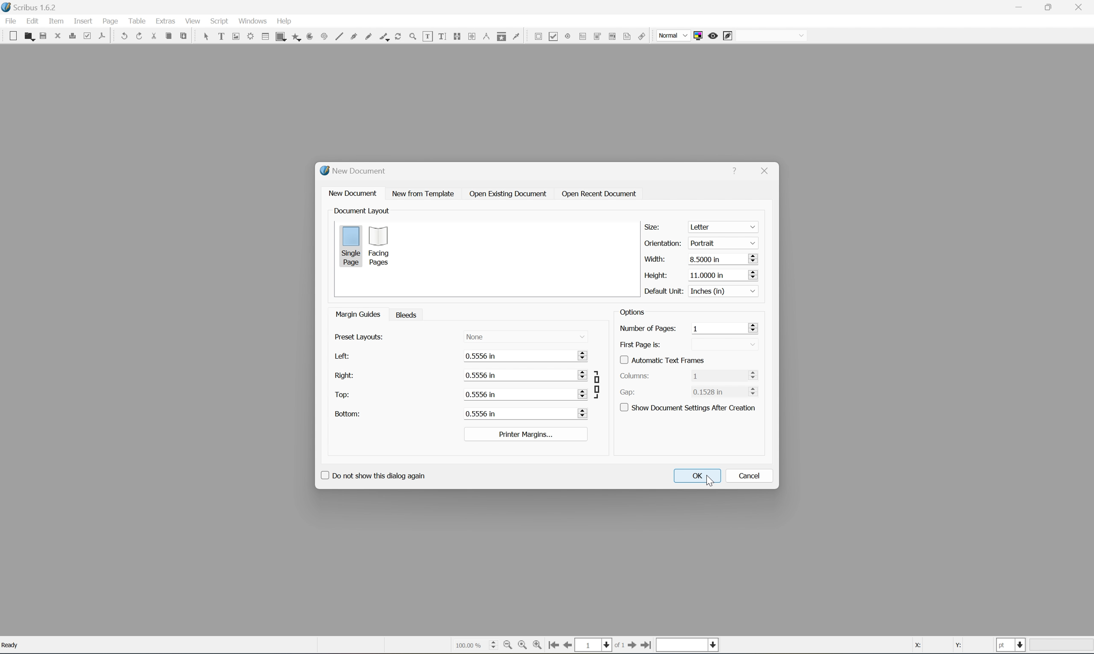 This screenshot has height=654, width=1094. What do you see at coordinates (442, 36) in the screenshot?
I see `edit text with story editor` at bounding box center [442, 36].